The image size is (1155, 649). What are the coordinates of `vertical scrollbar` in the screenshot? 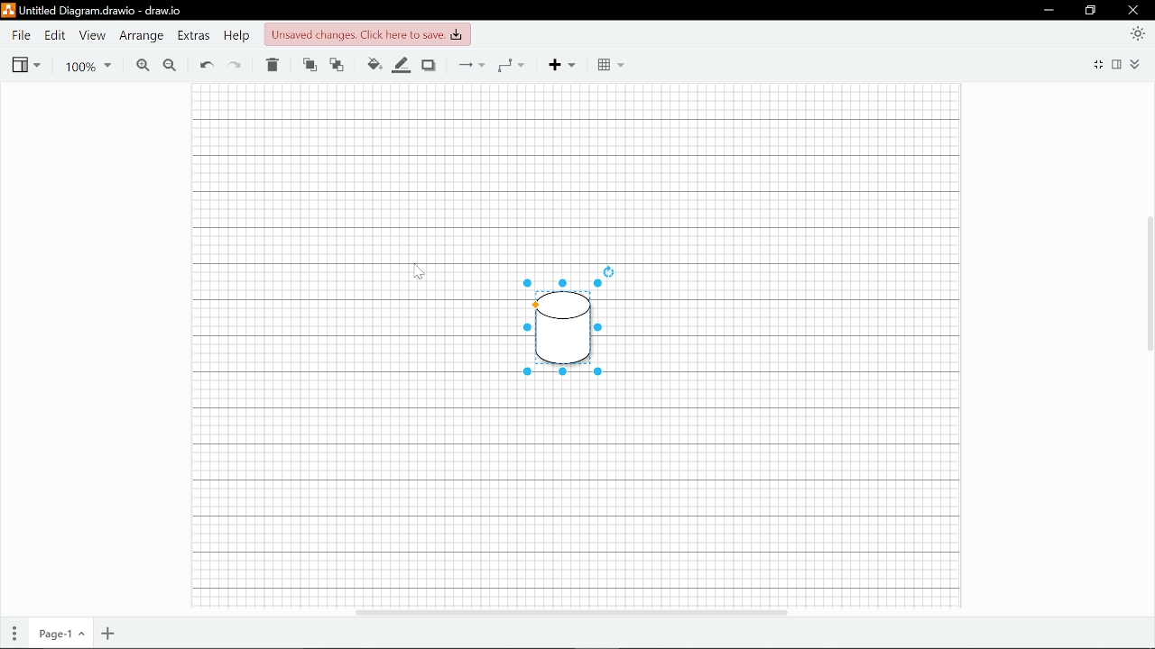 It's located at (1148, 282).